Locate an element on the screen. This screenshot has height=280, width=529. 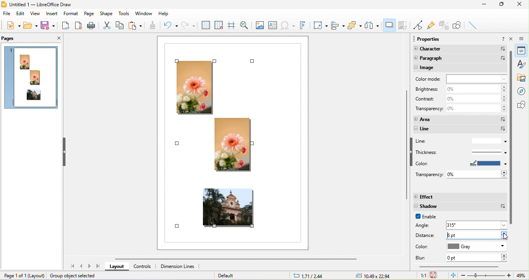
transparency 0% is located at coordinates (460, 110).